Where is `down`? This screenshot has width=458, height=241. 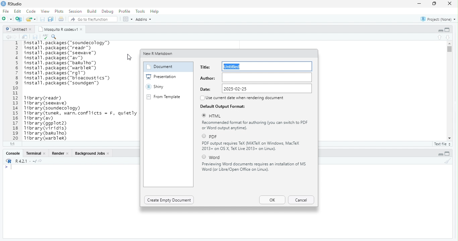
down is located at coordinates (448, 37).